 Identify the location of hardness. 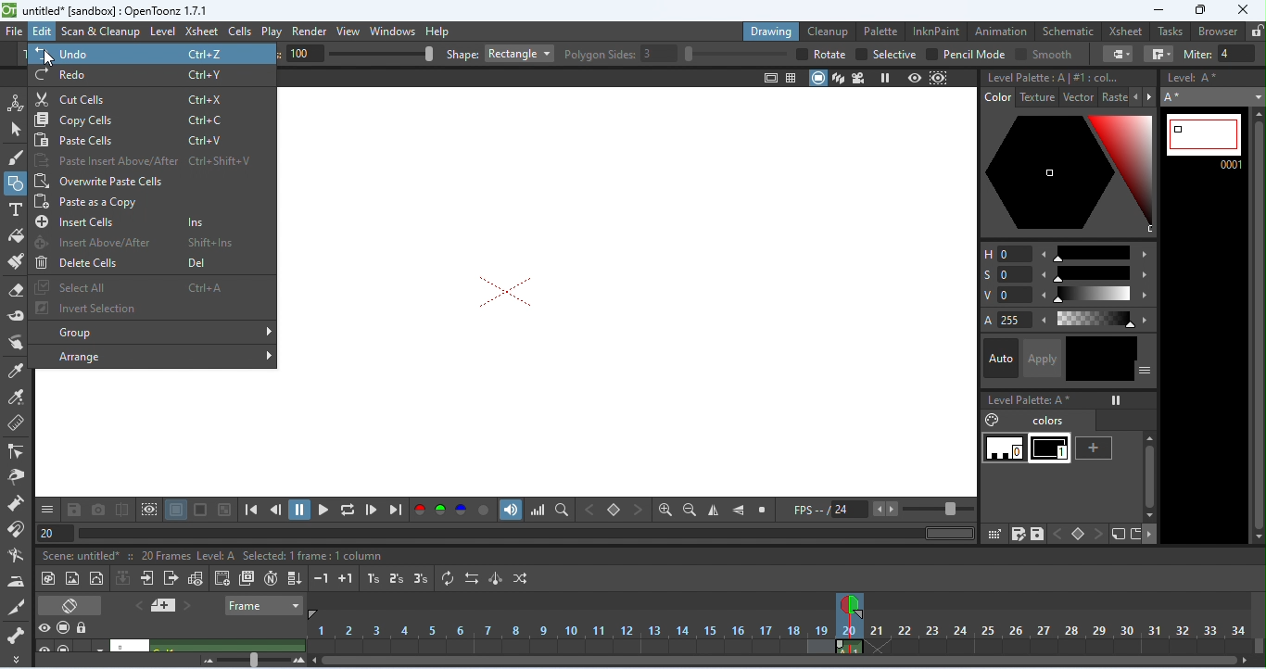
(359, 54).